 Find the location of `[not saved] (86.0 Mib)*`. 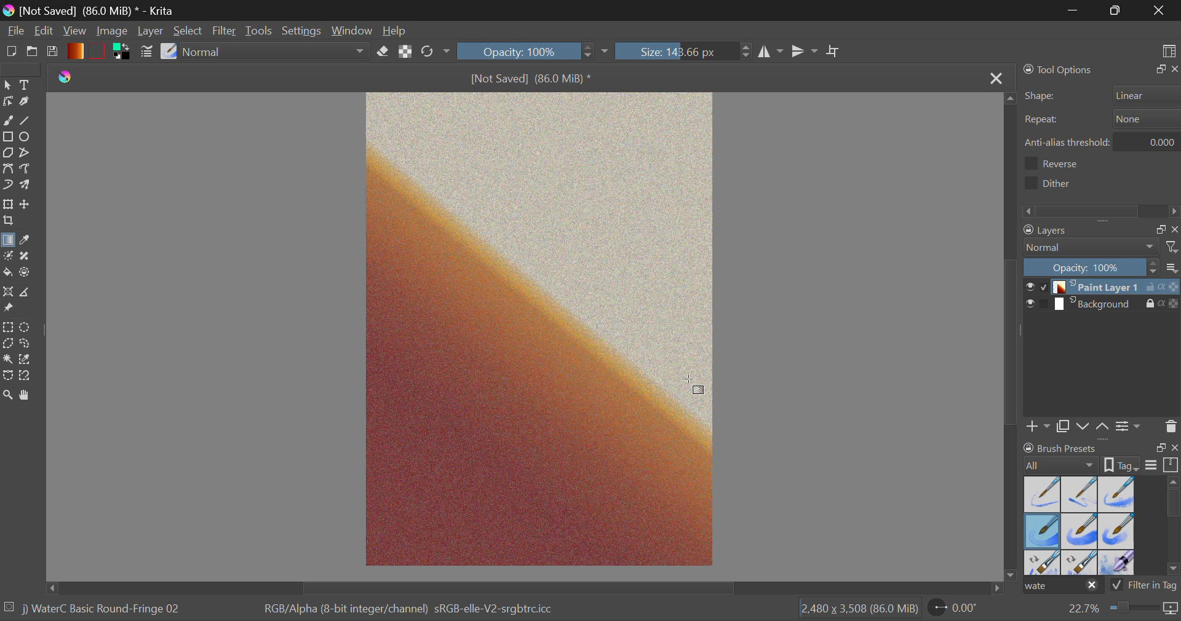

[not saved] (86.0 Mib)* is located at coordinates (533, 77).